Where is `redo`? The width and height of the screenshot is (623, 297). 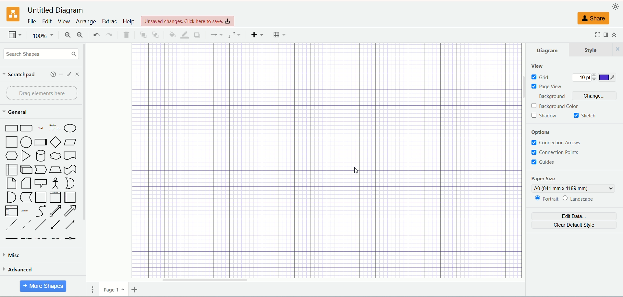 redo is located at coordinates (109, 35).